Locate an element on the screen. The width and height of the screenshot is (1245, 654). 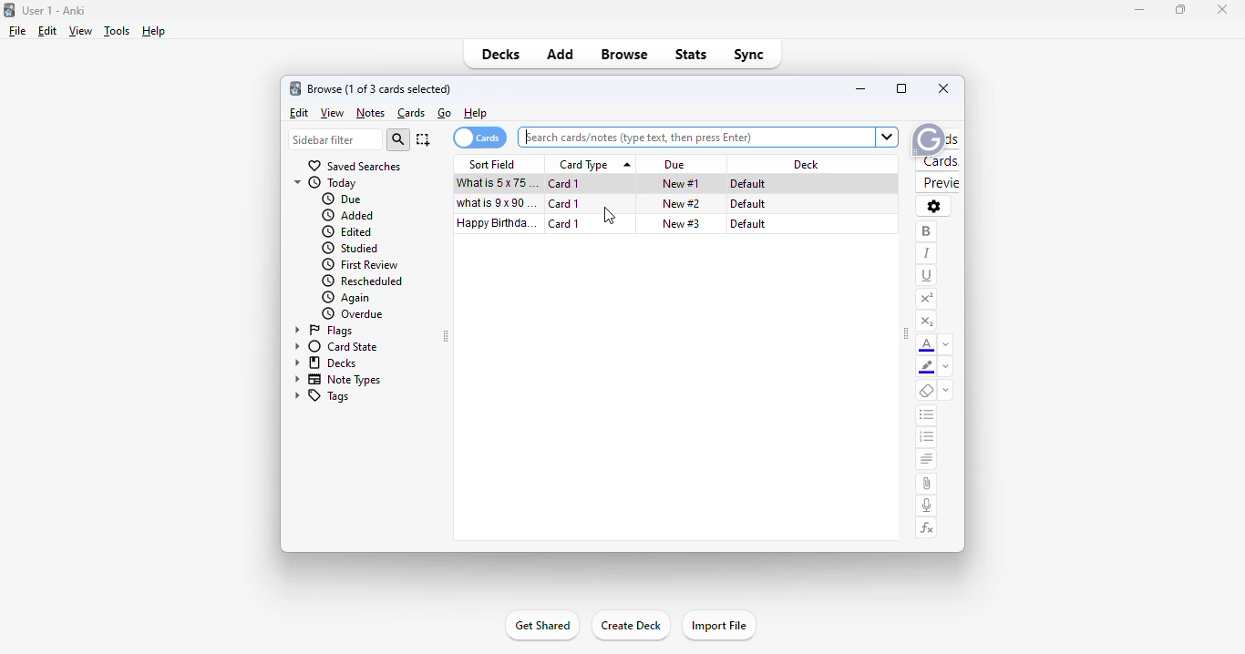
view is located at coordinates (333, 114).